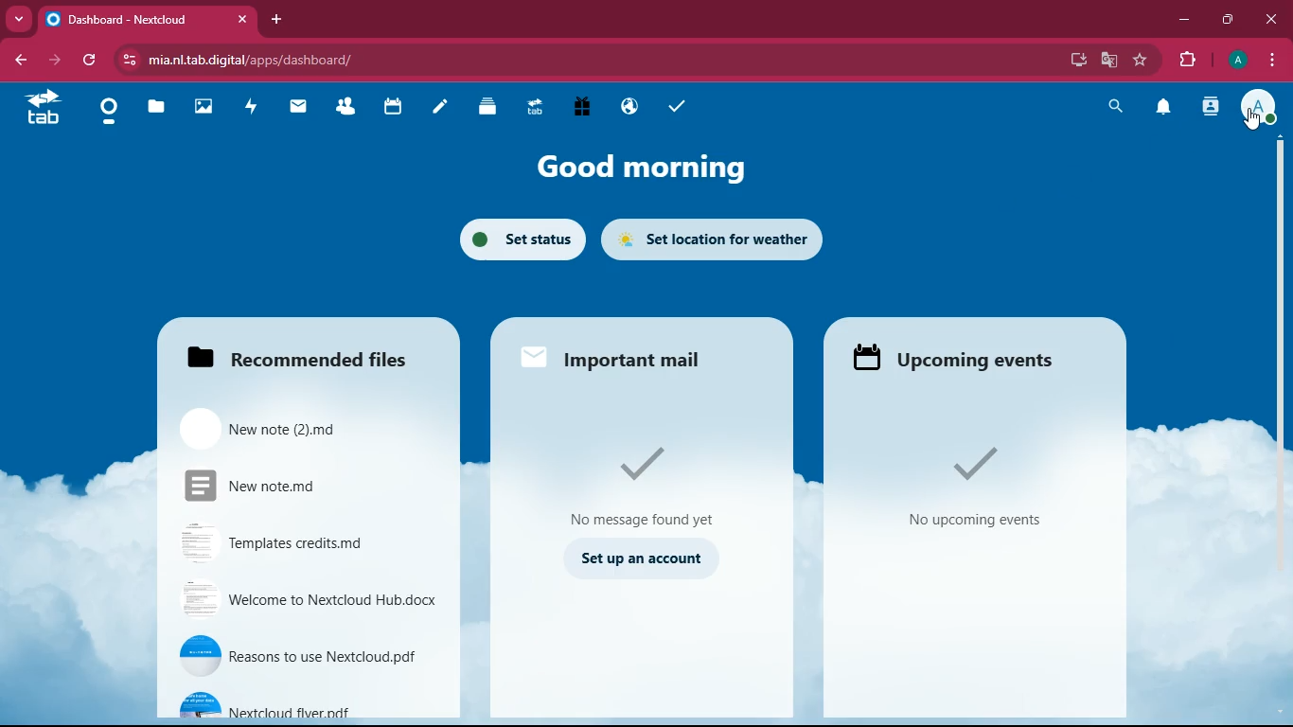 This screenshot has width=1293, height=727. Describe the element at coordinates (1226, 21) in the screenshot. I see `maximize` at that location.